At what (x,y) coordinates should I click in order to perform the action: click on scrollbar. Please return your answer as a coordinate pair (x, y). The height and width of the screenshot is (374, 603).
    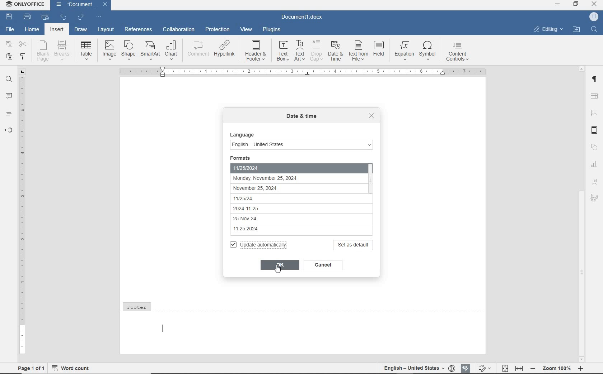
    Looking at the image, I should click on (582, 214).